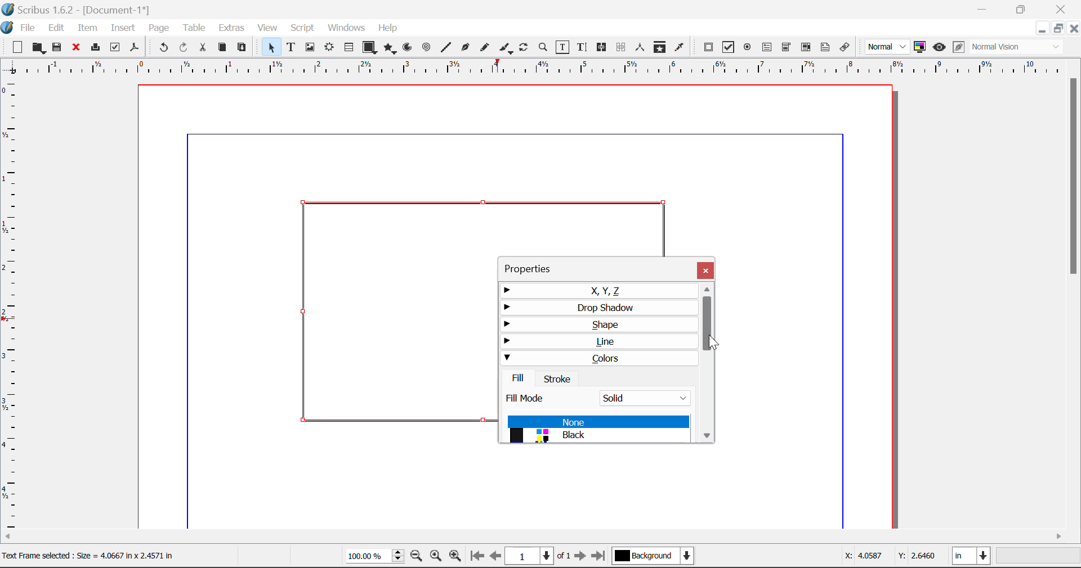 Image resolution: width=1081 pixels, height=568 pixels. Describe the element at coordinates (162, 48) in the screenshot. I see `Undo` at that location.